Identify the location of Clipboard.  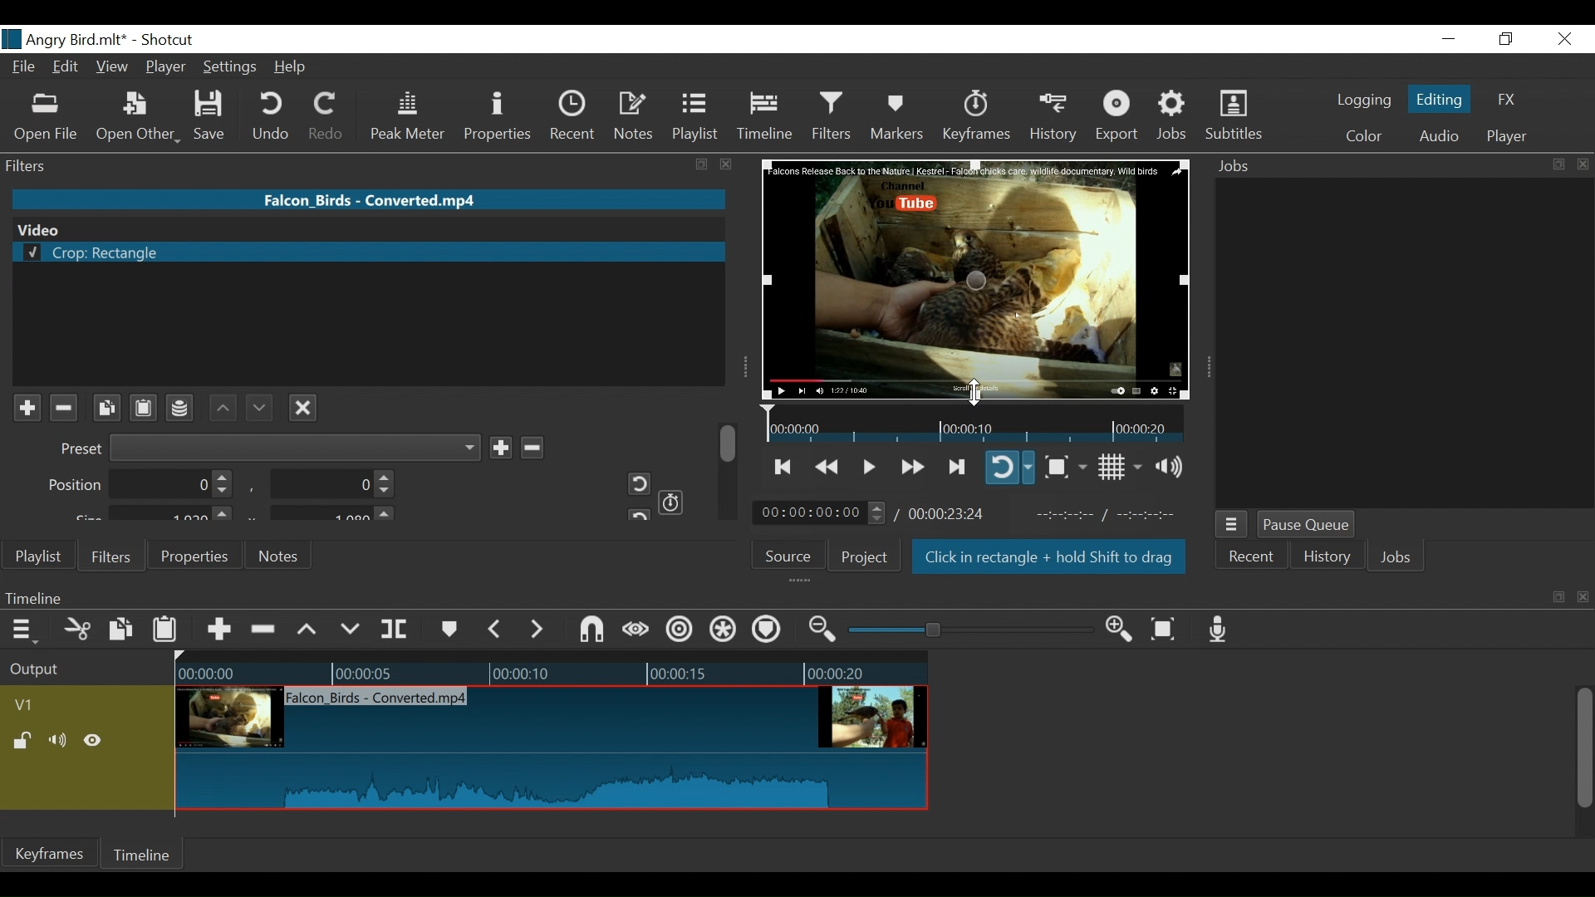
(146, 406).